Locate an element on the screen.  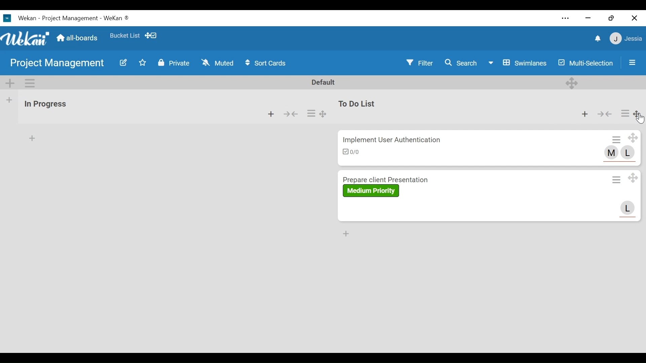
Drag Card is located at coordinates (633, 137).